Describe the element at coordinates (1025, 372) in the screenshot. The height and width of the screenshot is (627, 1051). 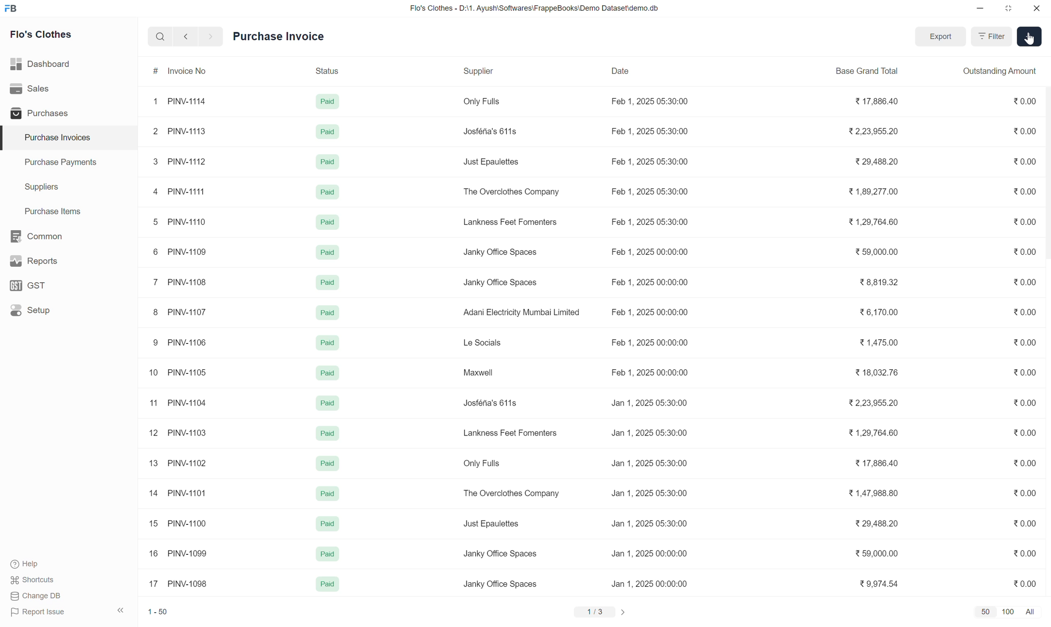
I see `0.00` at that location.